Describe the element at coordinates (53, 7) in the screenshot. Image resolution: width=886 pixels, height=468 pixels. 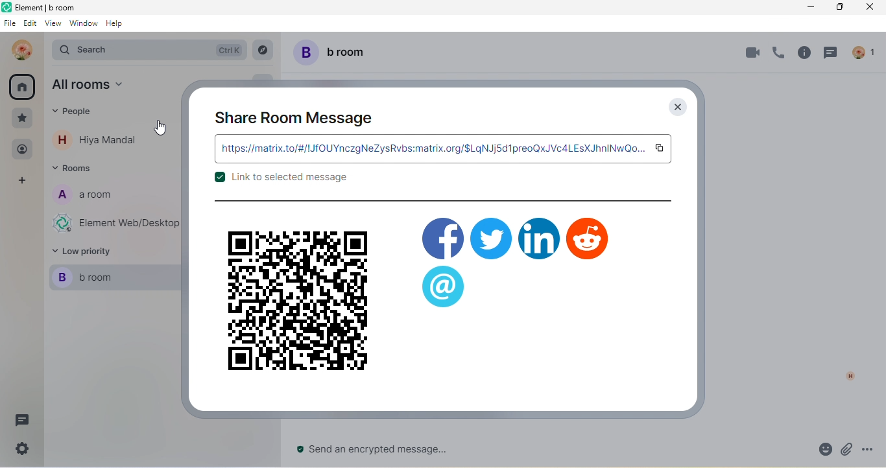
I see `Element | b room` at that location.